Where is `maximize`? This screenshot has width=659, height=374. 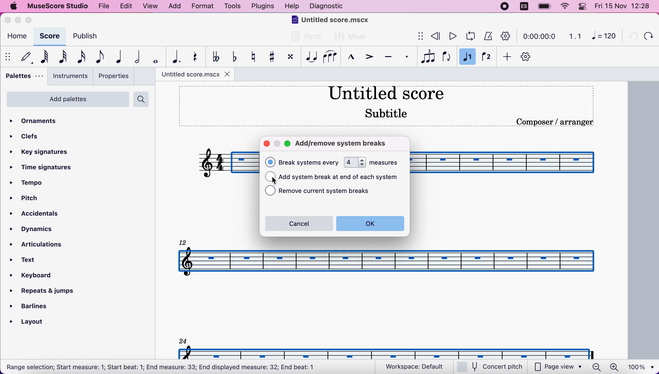 maximize is located at coordinates (288, 145).